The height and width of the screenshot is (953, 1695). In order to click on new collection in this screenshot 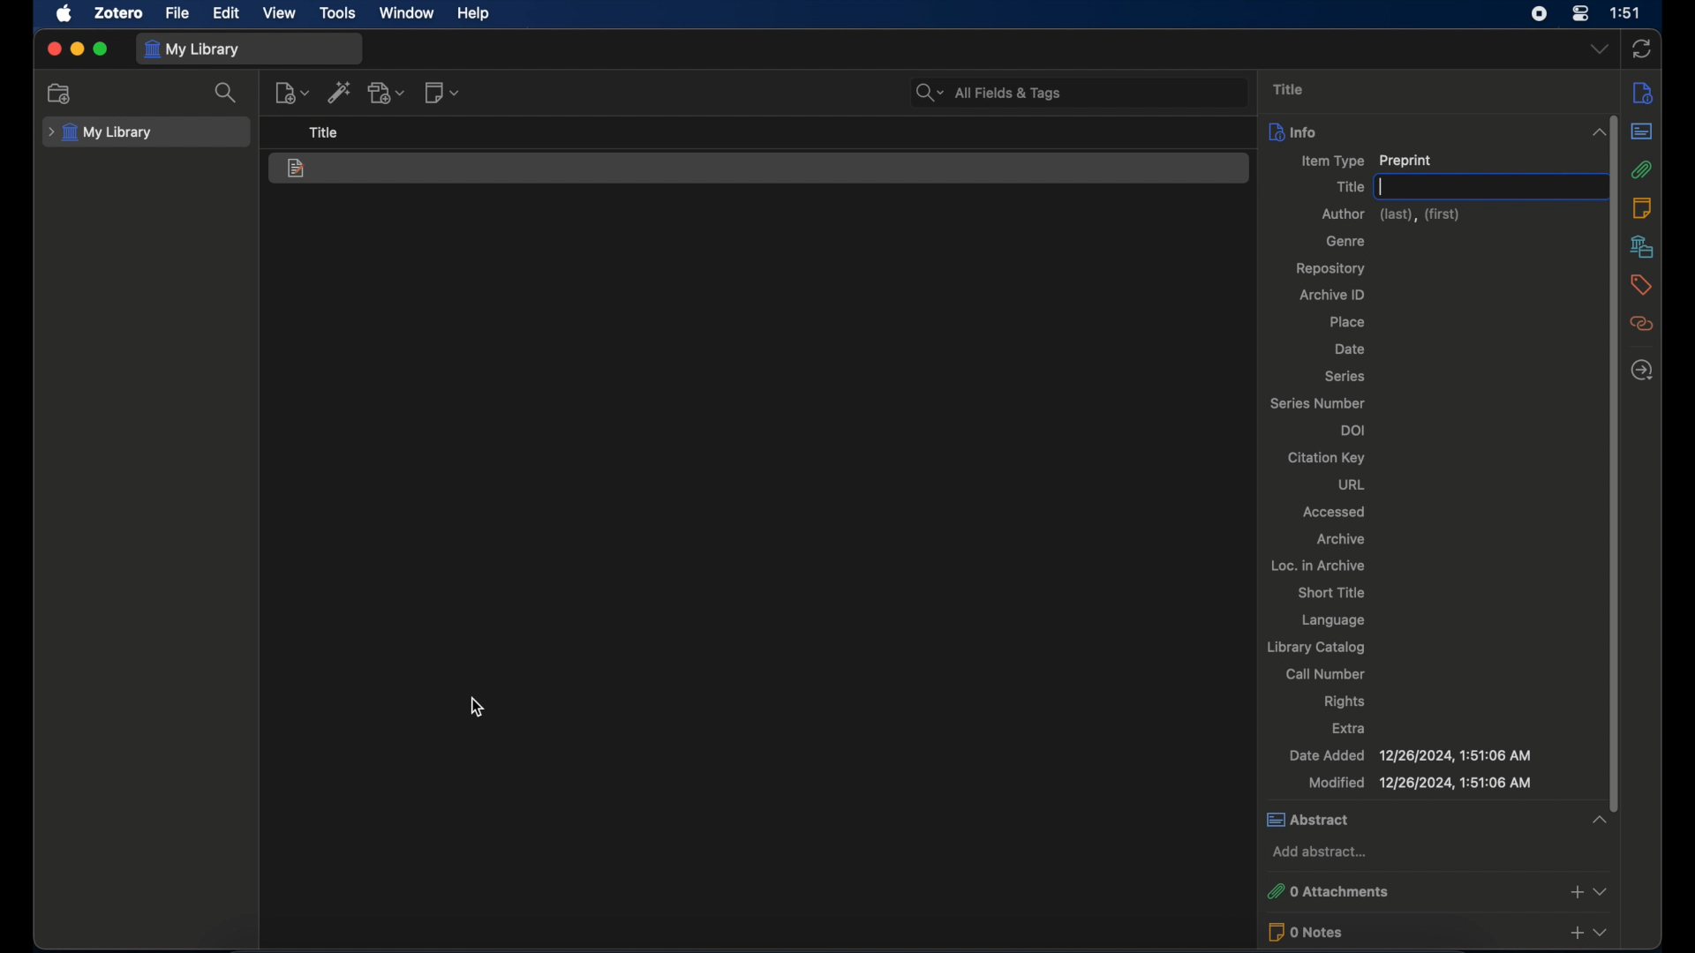, I will do `click(59, 93)`.